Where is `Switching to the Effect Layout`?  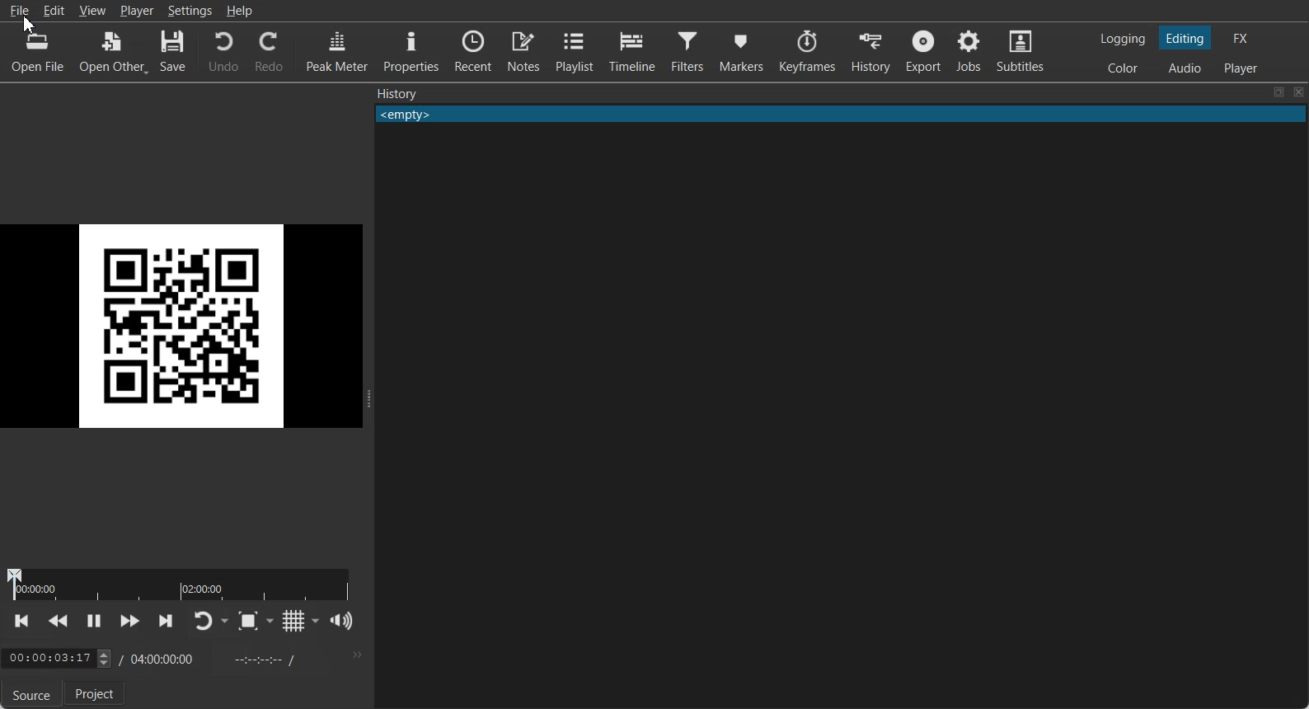
Switching to the Effect Layout is located at coordinates (1240, 37).